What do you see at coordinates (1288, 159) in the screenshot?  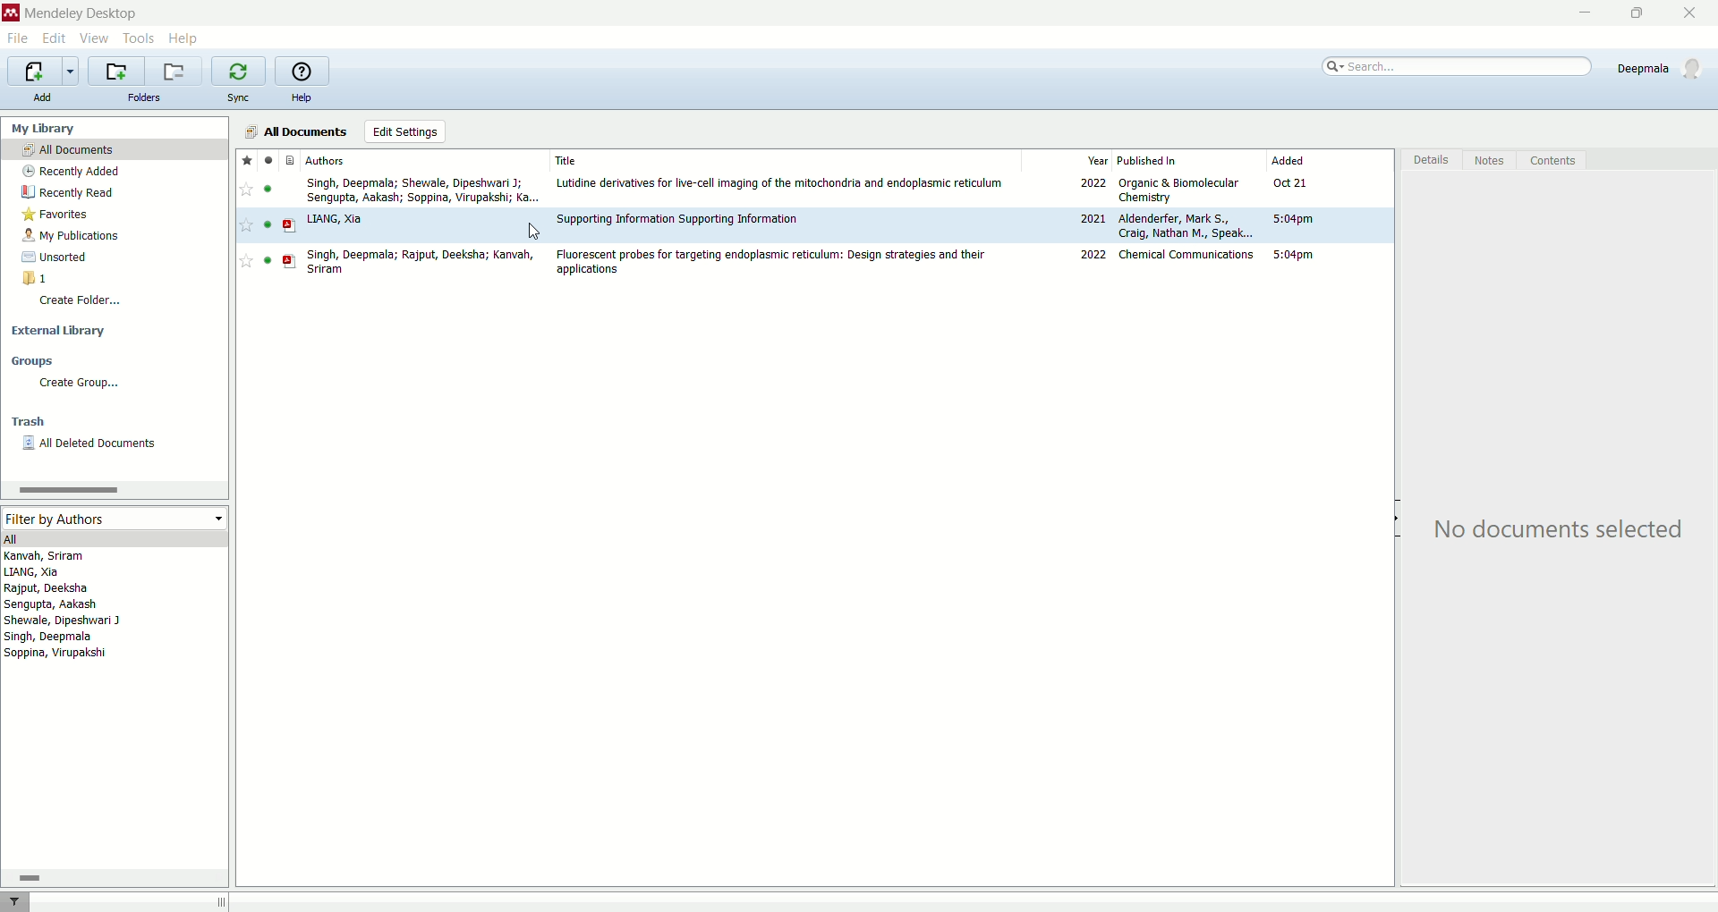 I see `added` at bounding box center [1288, 159].